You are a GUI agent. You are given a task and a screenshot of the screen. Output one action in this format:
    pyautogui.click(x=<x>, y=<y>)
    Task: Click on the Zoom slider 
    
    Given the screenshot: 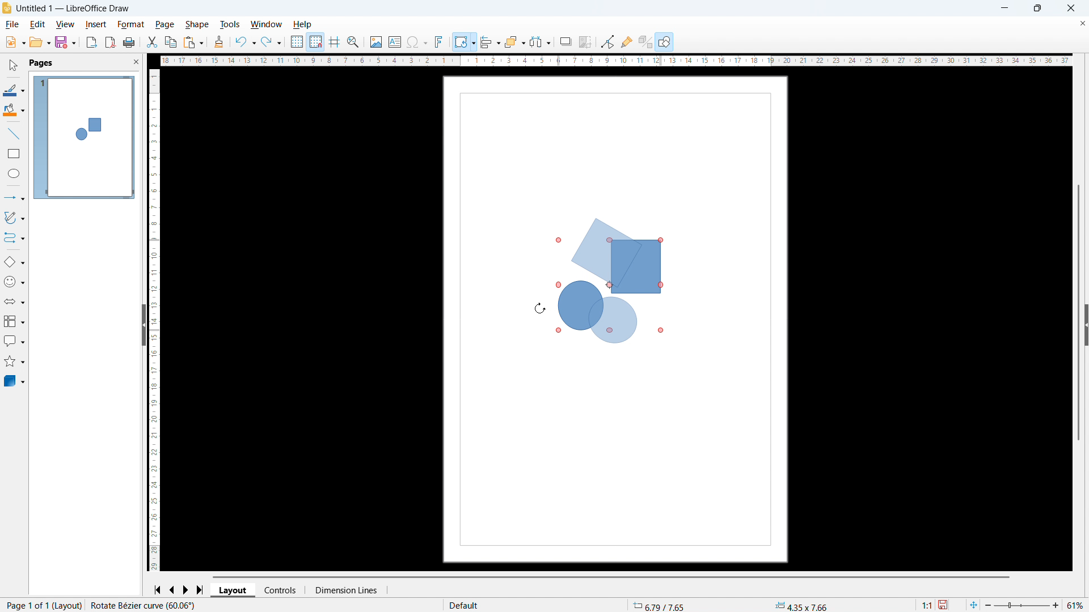 What is the action you would take?
    pyautogui.click(x=1021, y=605)
    